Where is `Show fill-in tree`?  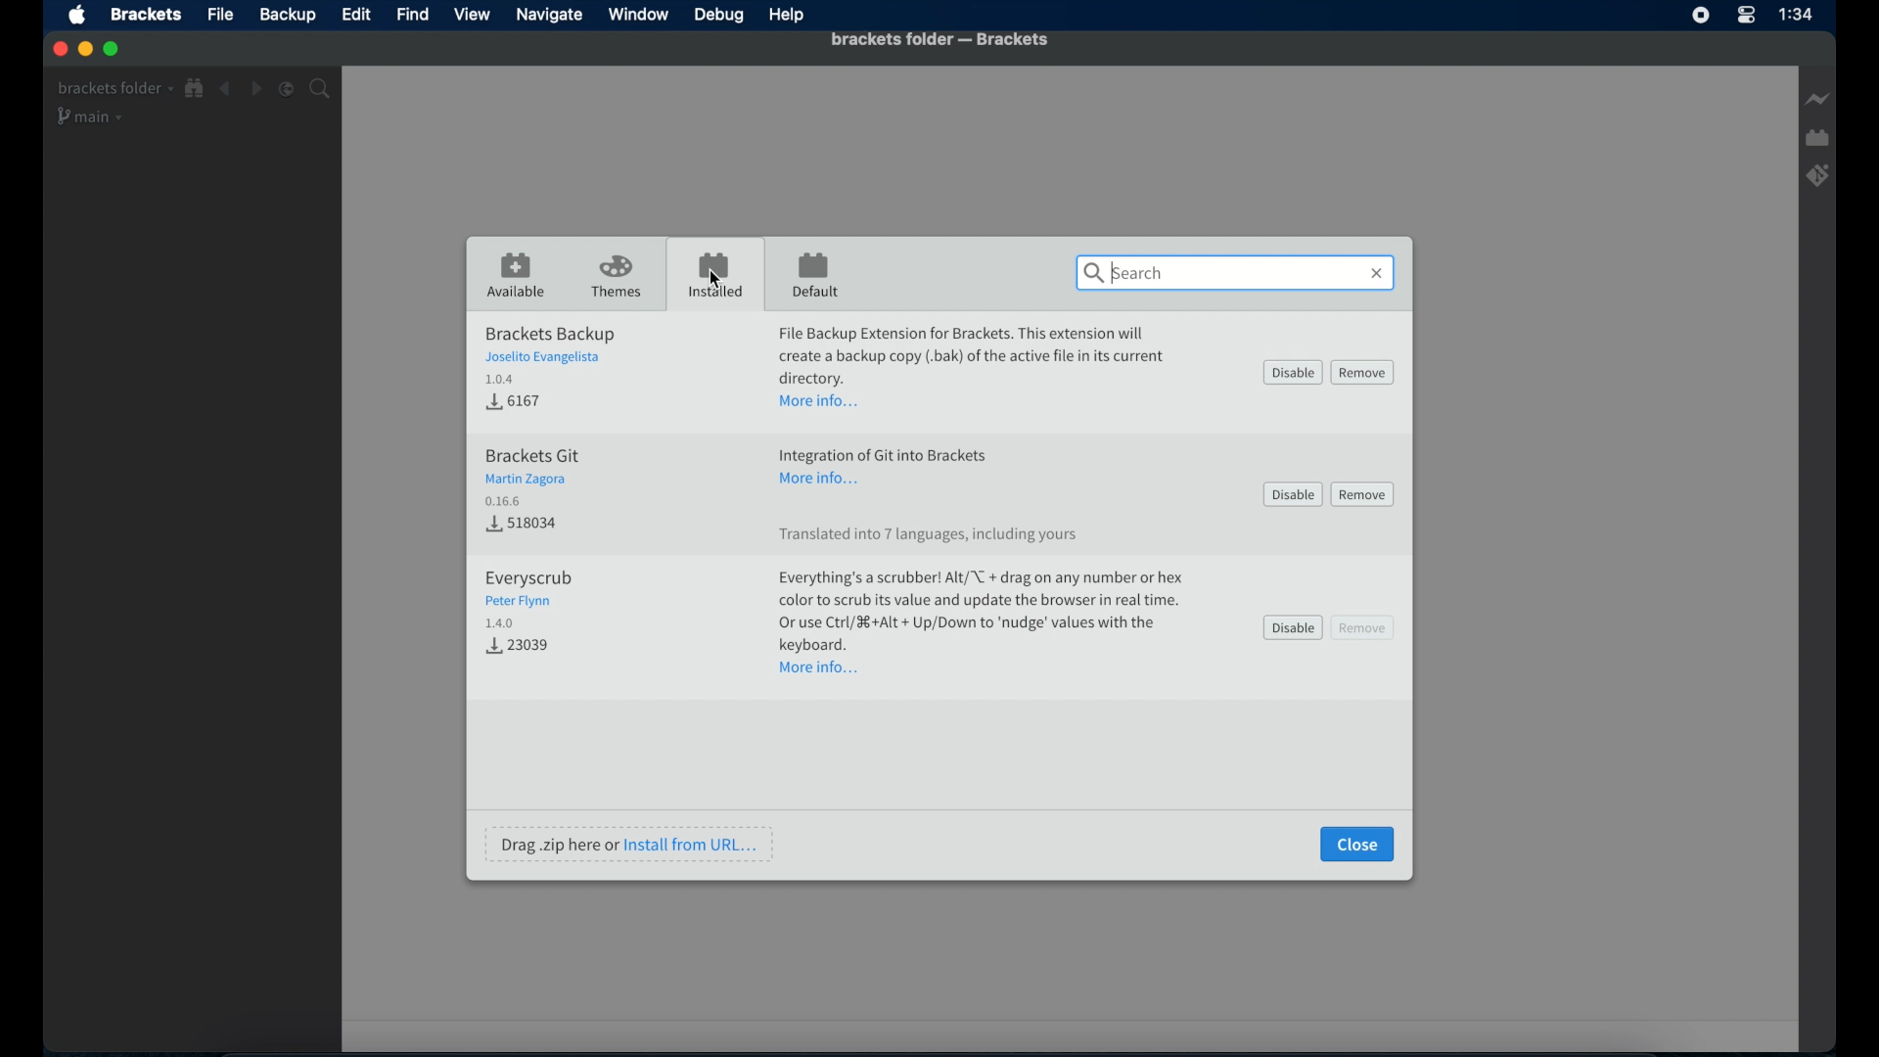
Show fill-in tree is located at coordinates (195, 88).